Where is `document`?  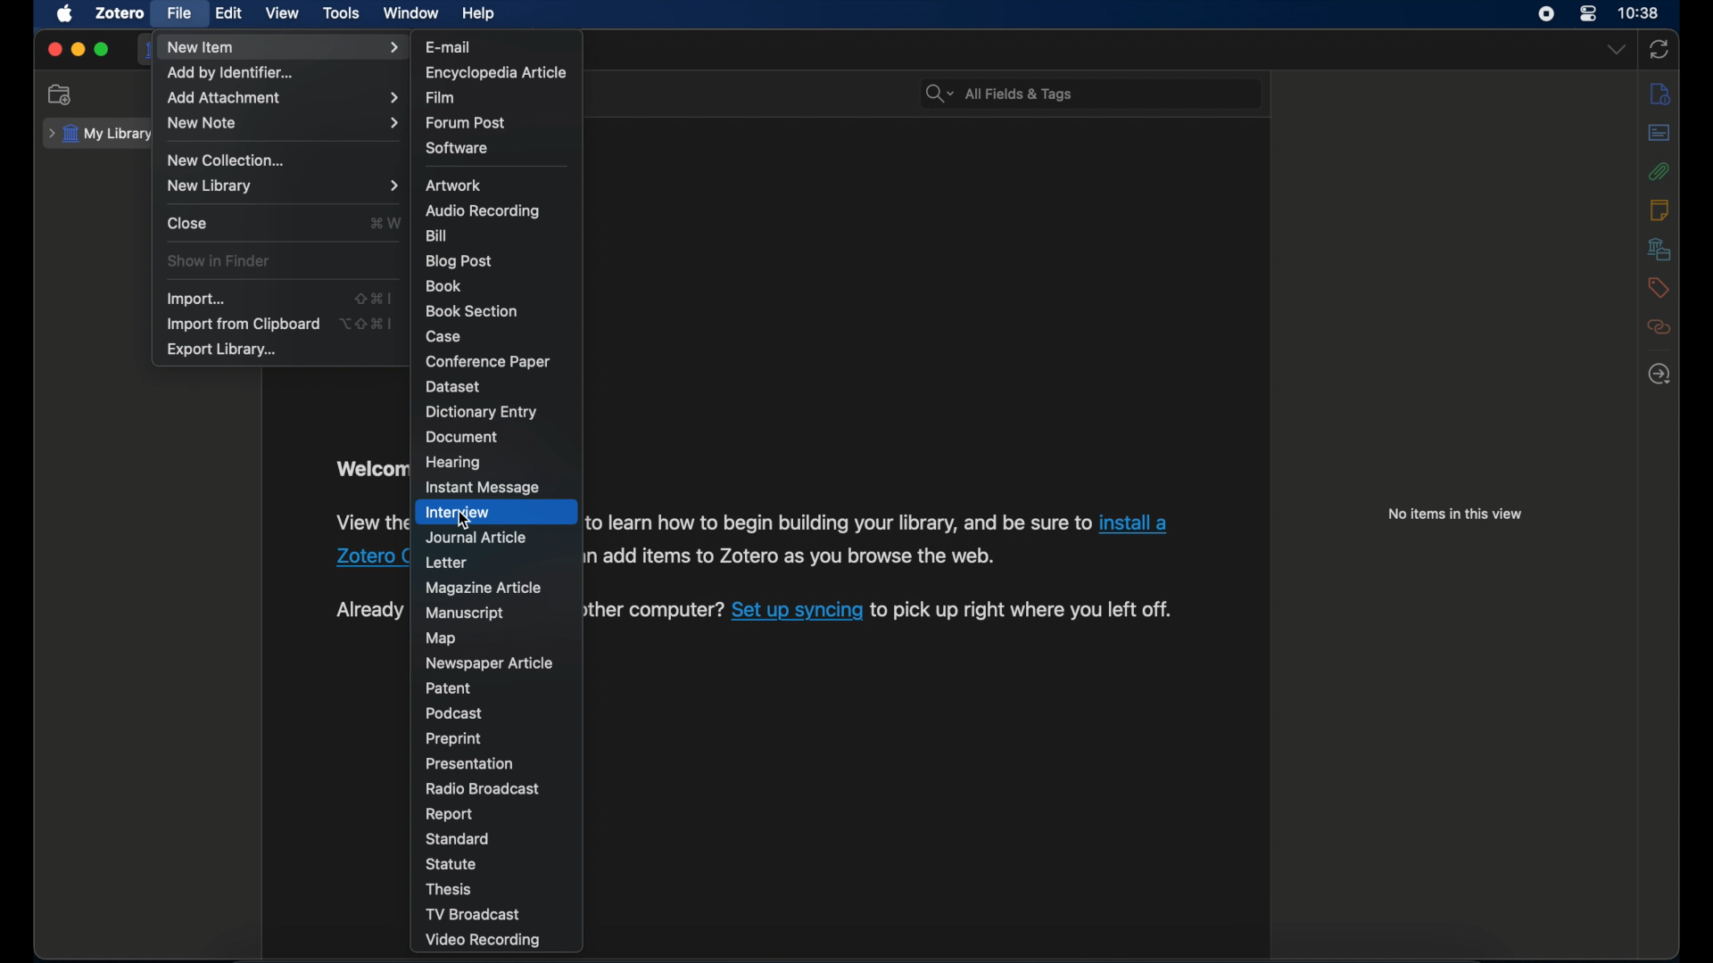 document is located at coordinates (460, 437).